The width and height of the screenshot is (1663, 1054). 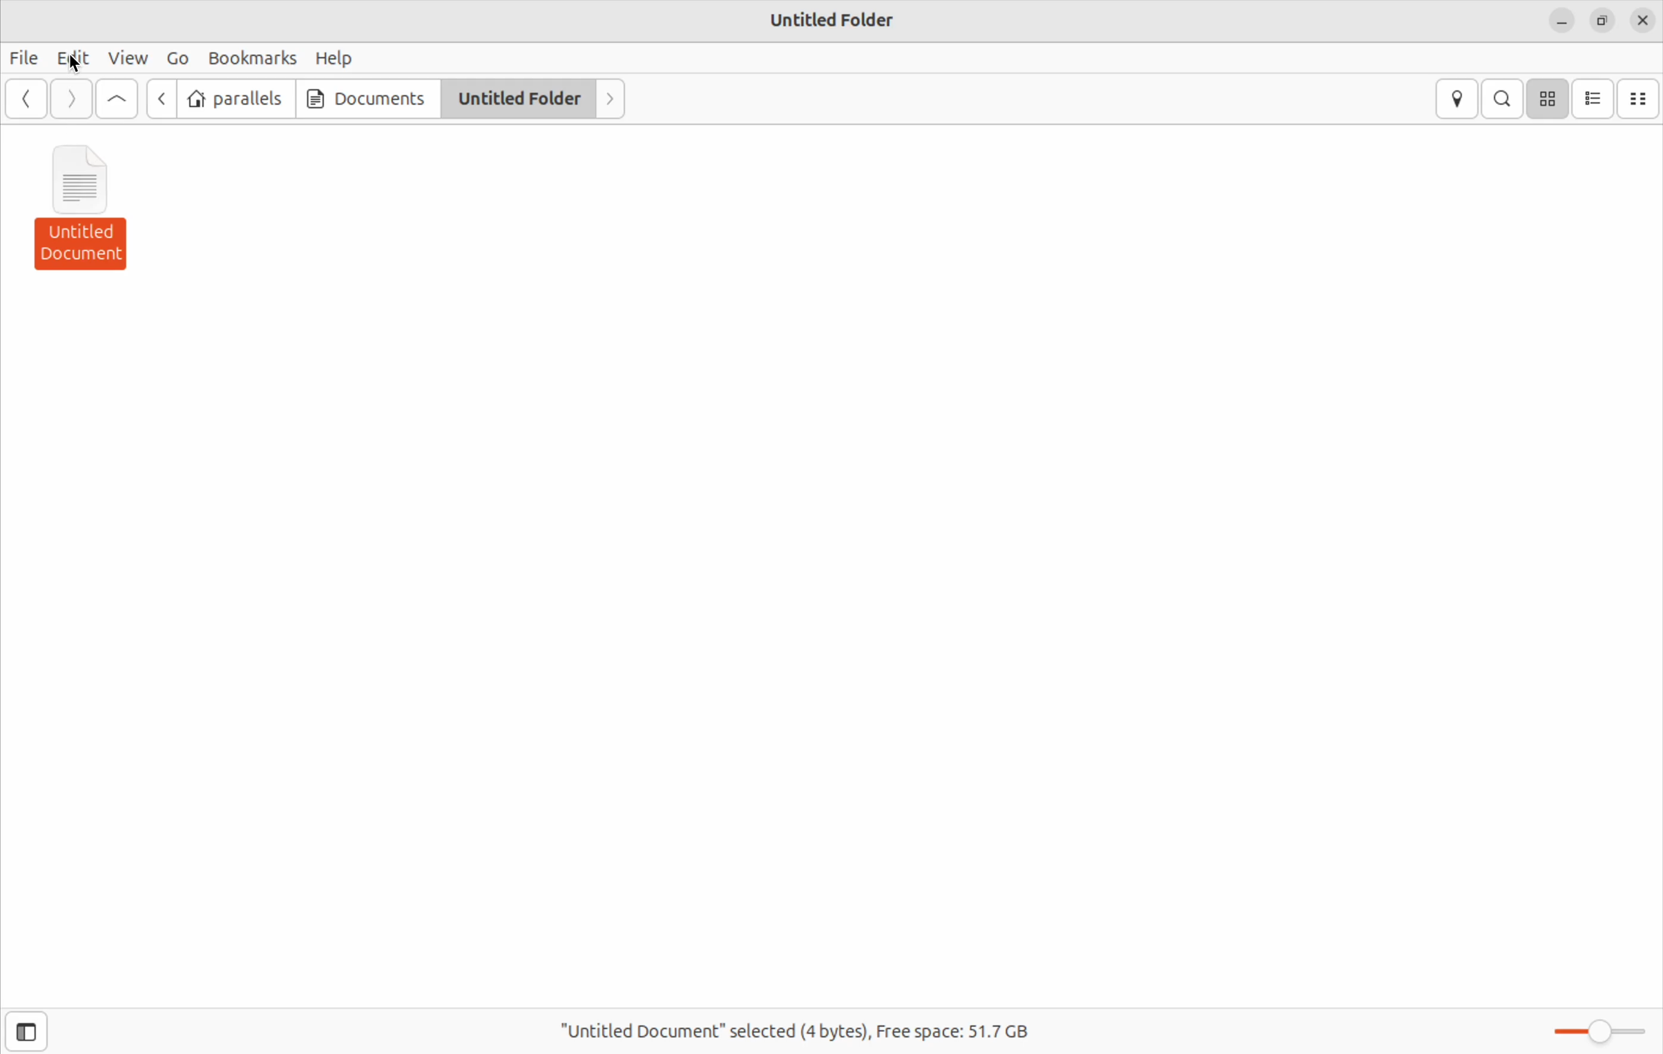 I want to click on cursor, so click(x=73, y=66).